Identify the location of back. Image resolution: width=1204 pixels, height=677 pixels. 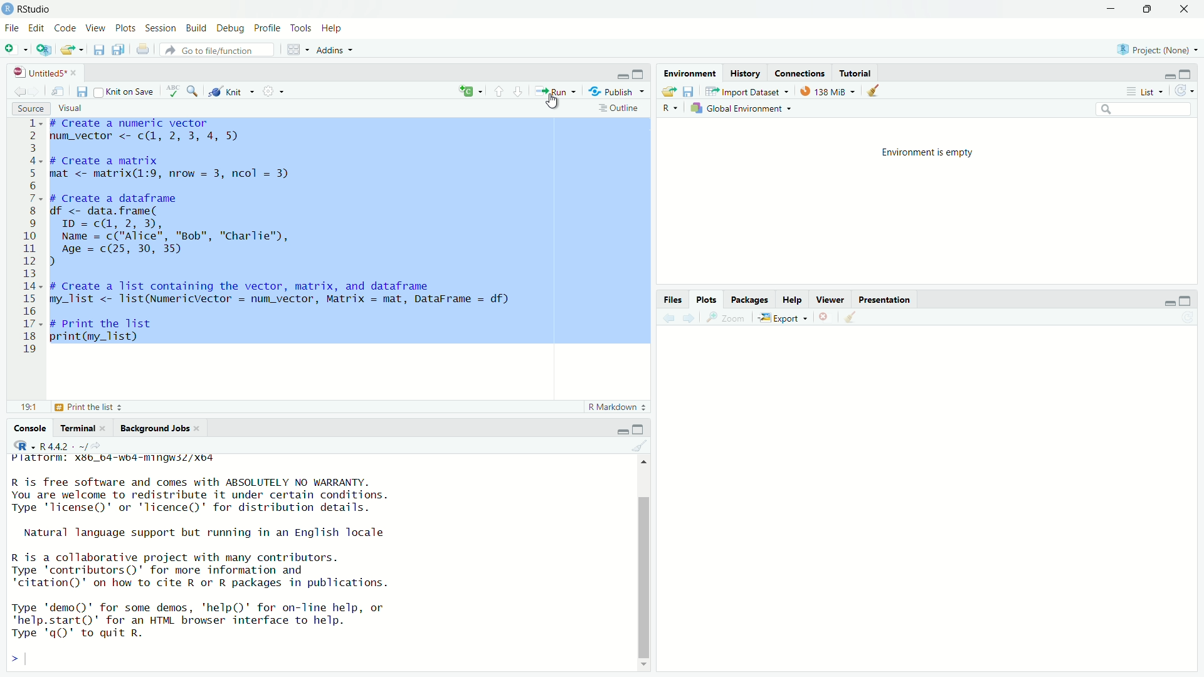
(21, 91).